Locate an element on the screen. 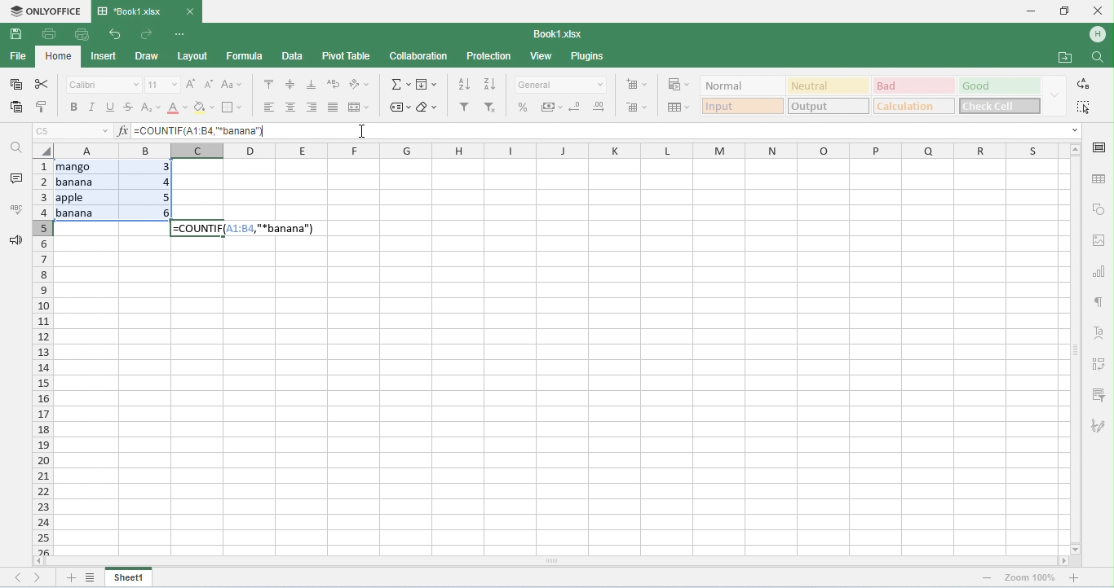 Image resolution: width=1114 pixels, height=588 pixels. protection is located at coordinates (488, 56).